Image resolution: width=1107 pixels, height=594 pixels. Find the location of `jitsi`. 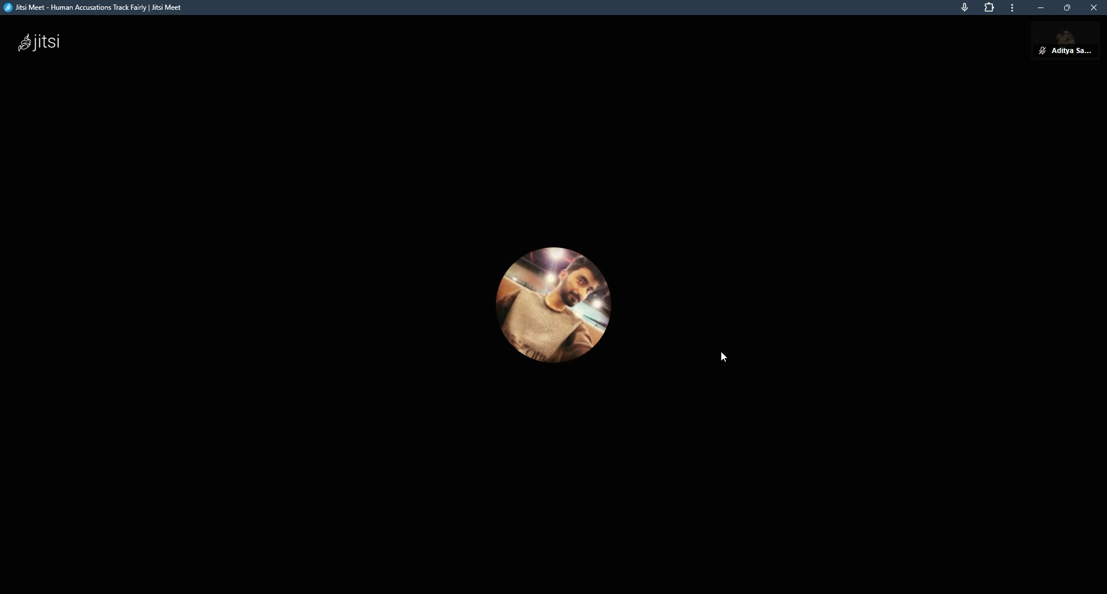

jitsi is located at coordinates (99, 7).